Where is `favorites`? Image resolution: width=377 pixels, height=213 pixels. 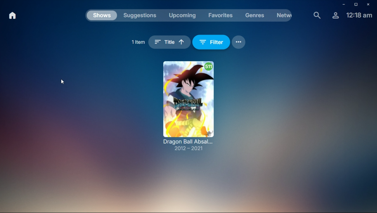 favorites is located at coordinates (220, 15).